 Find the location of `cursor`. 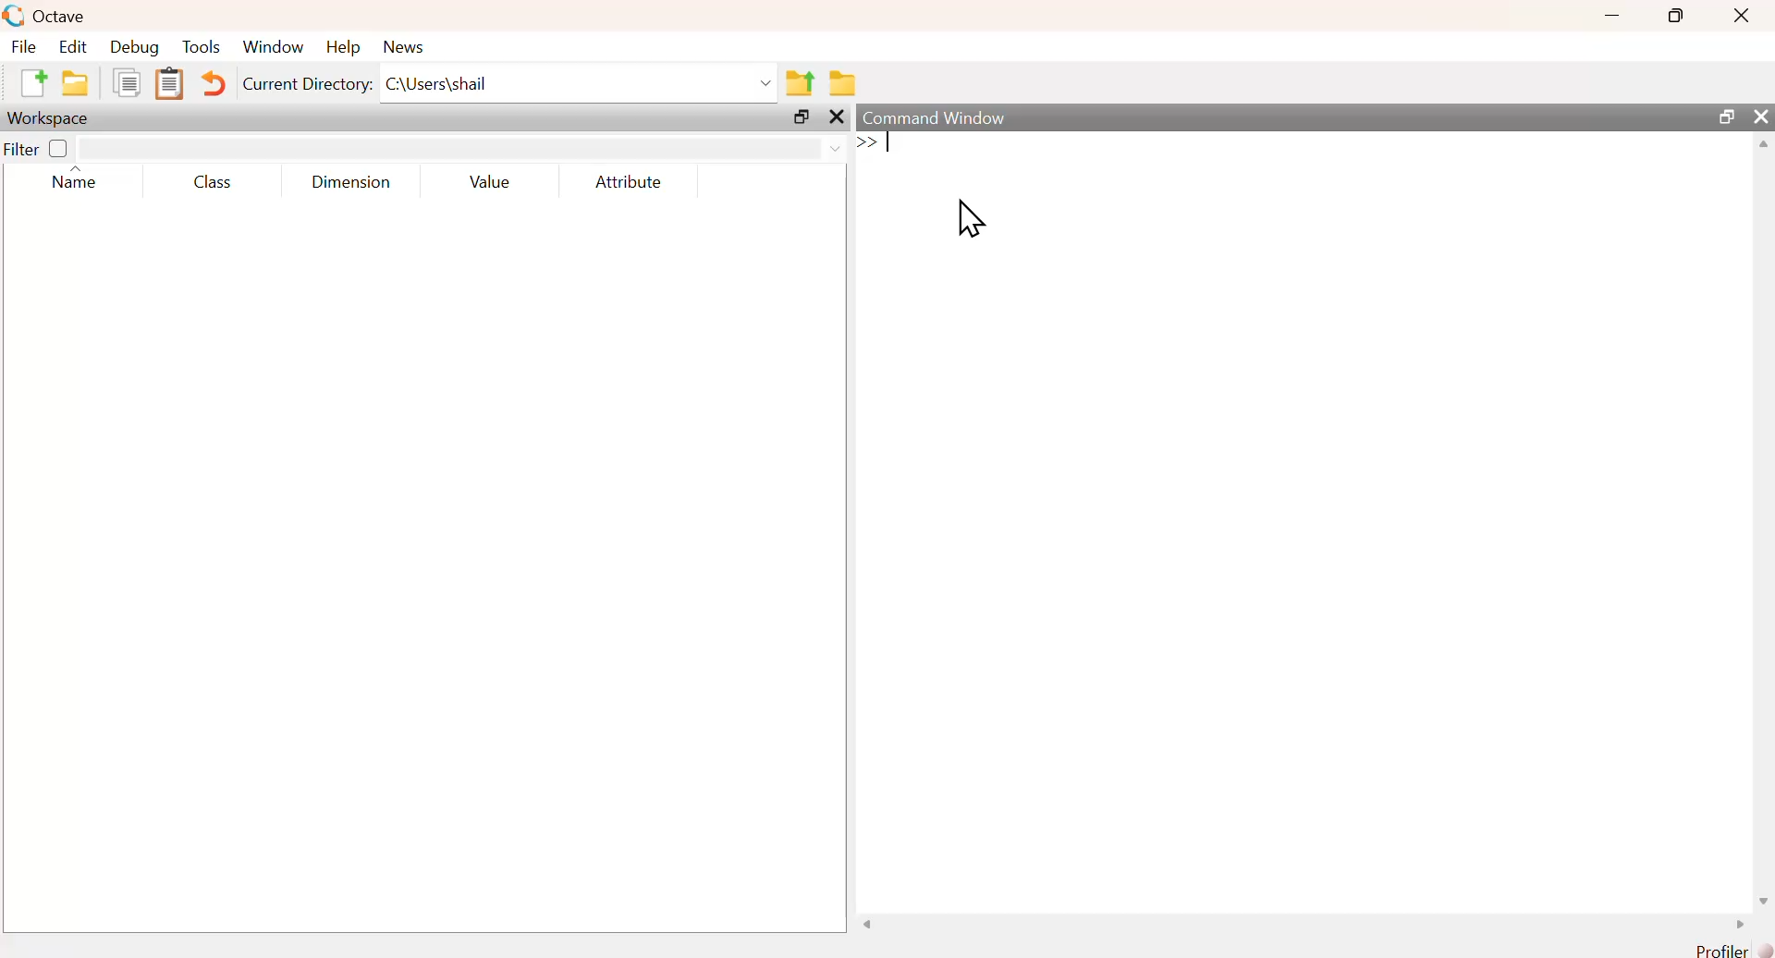

cursor is located at coordinates (970, 218).